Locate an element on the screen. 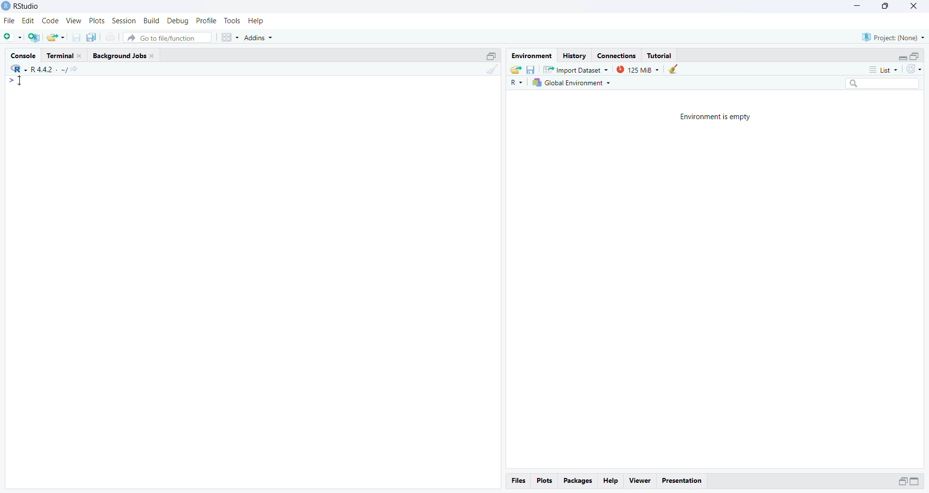  Viewer is located at coordinates (640, 481).